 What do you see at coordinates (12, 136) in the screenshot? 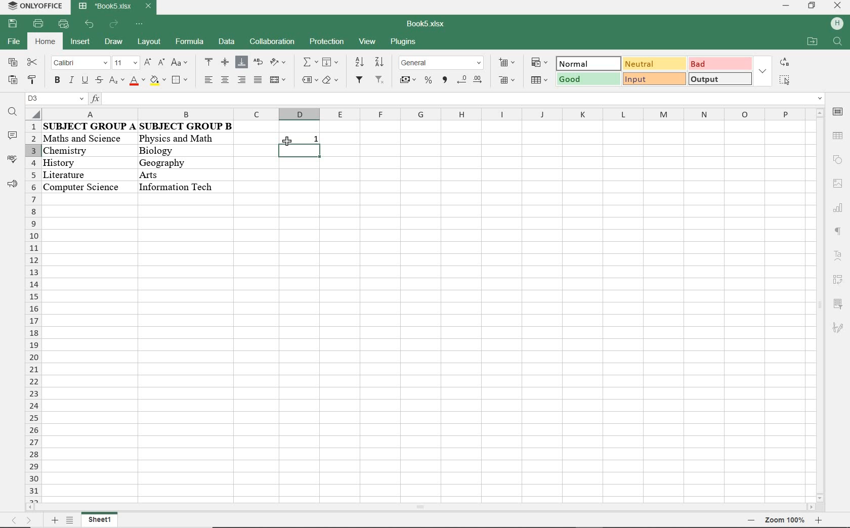
I see `comments` at bounding box center [12, 136].